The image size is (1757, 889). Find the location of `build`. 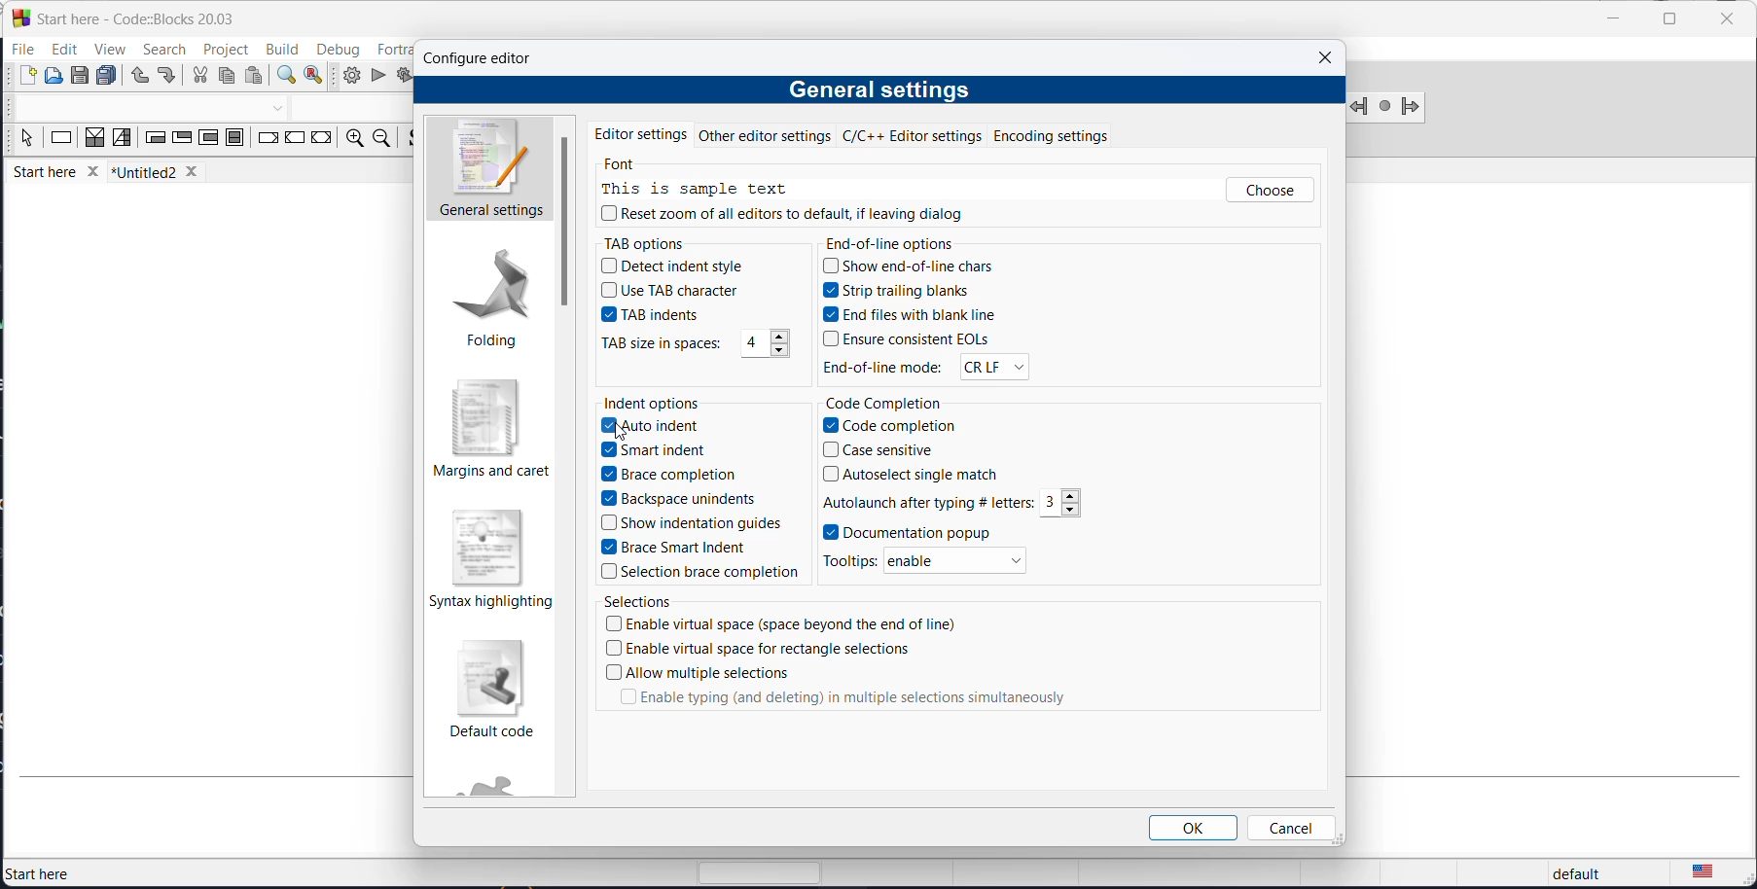

build is located at coordinates (347, 76).